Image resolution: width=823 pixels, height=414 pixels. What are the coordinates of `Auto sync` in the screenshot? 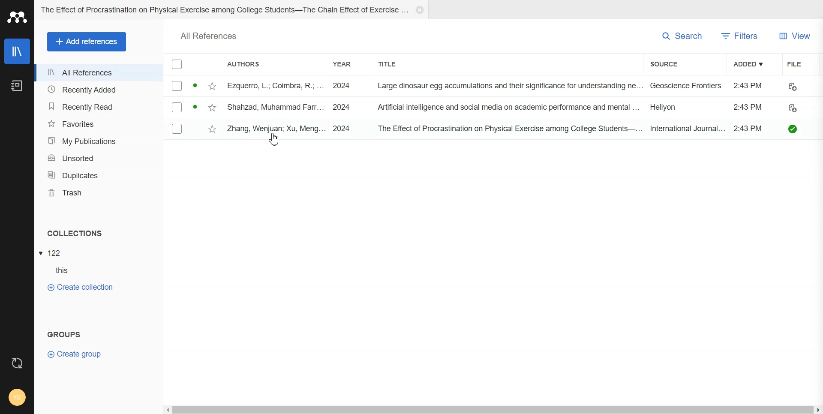 It's located at (18, 364).